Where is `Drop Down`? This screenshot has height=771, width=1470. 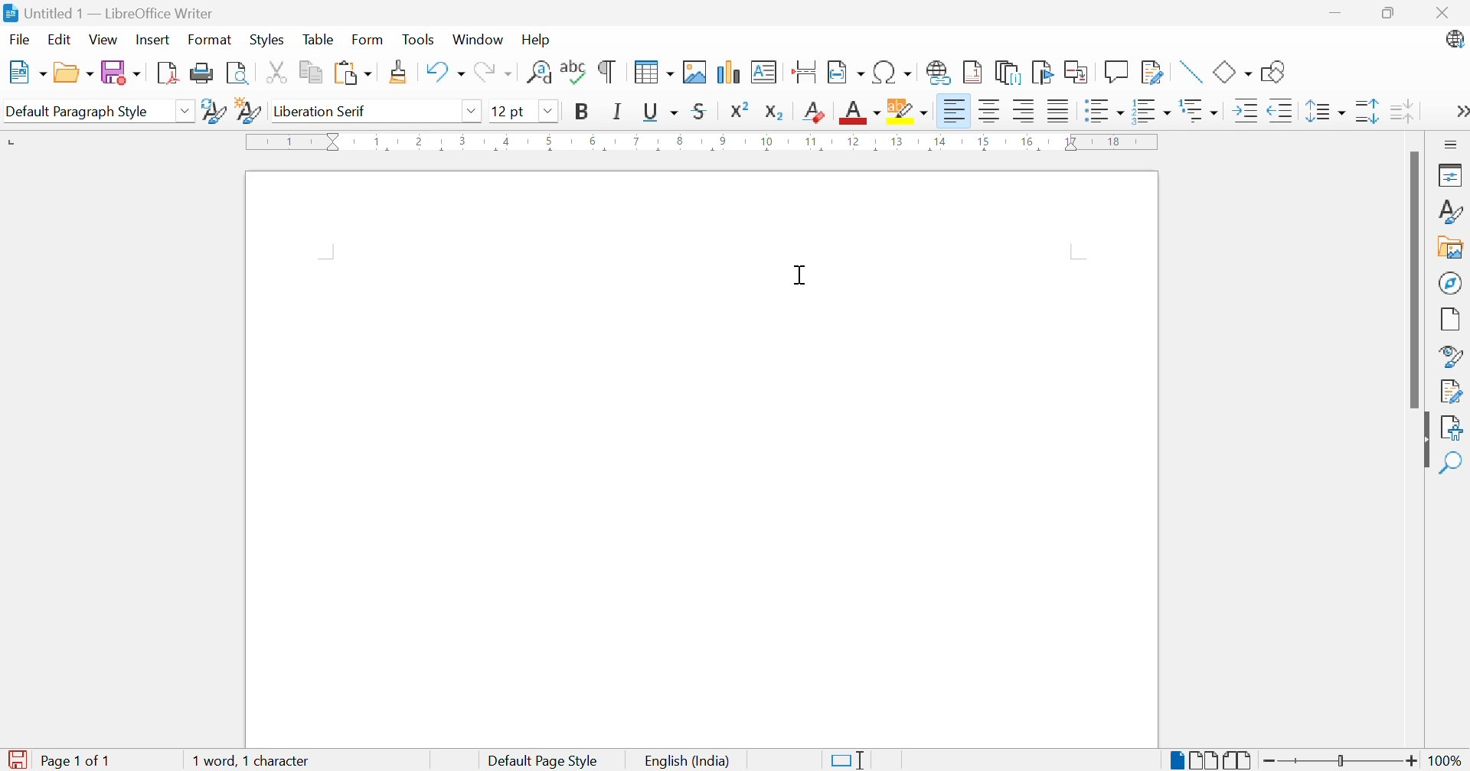 Drop Down is located at coordinates (472, 112).